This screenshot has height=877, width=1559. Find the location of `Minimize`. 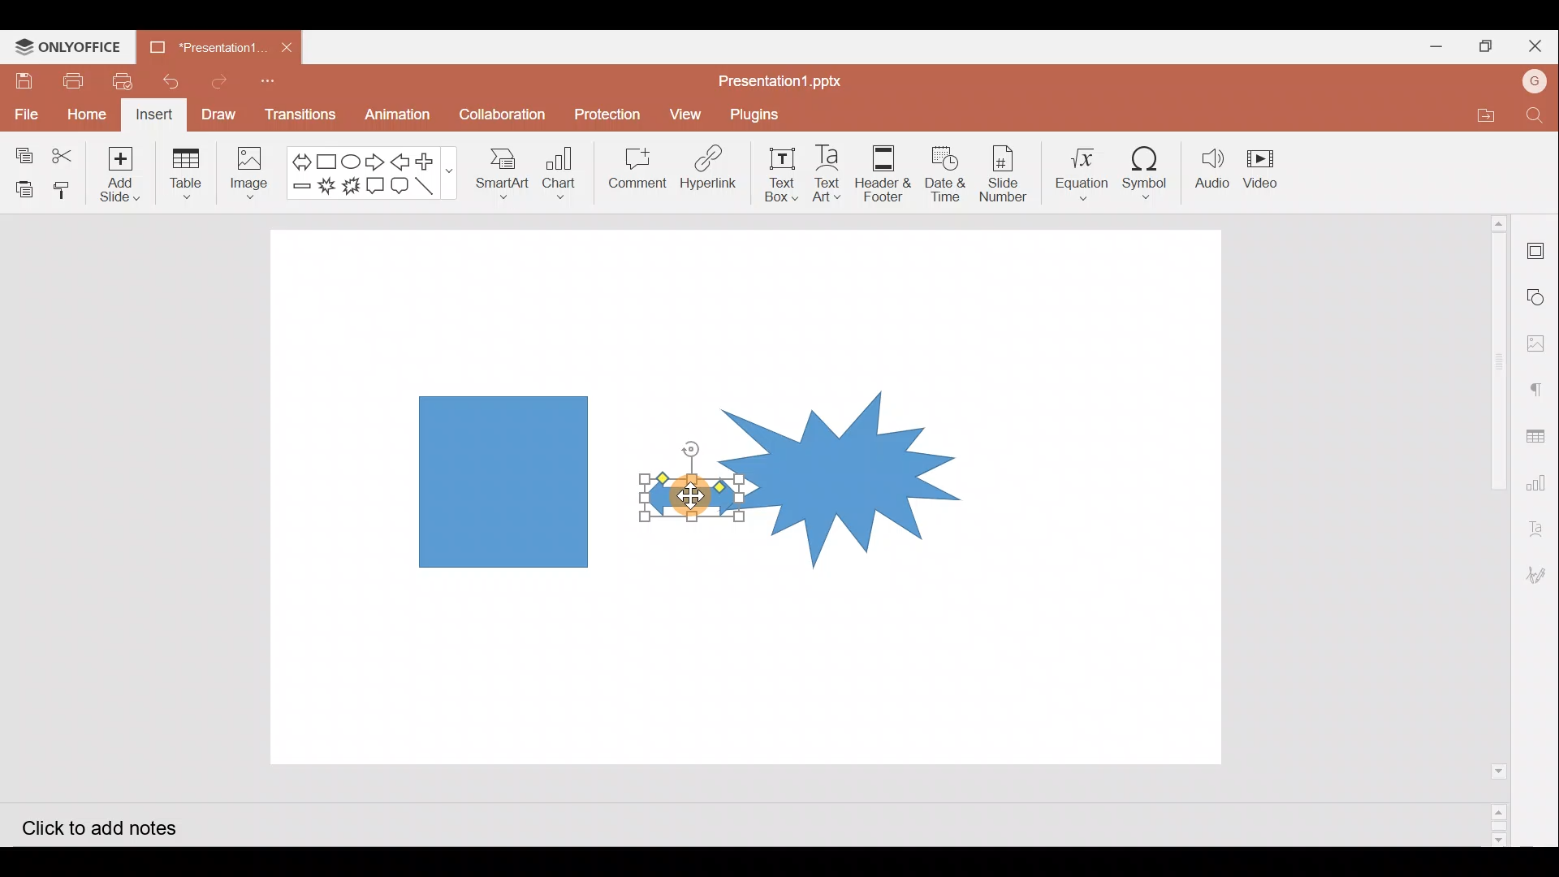

Minimize is located at coordinates (1429, 45).